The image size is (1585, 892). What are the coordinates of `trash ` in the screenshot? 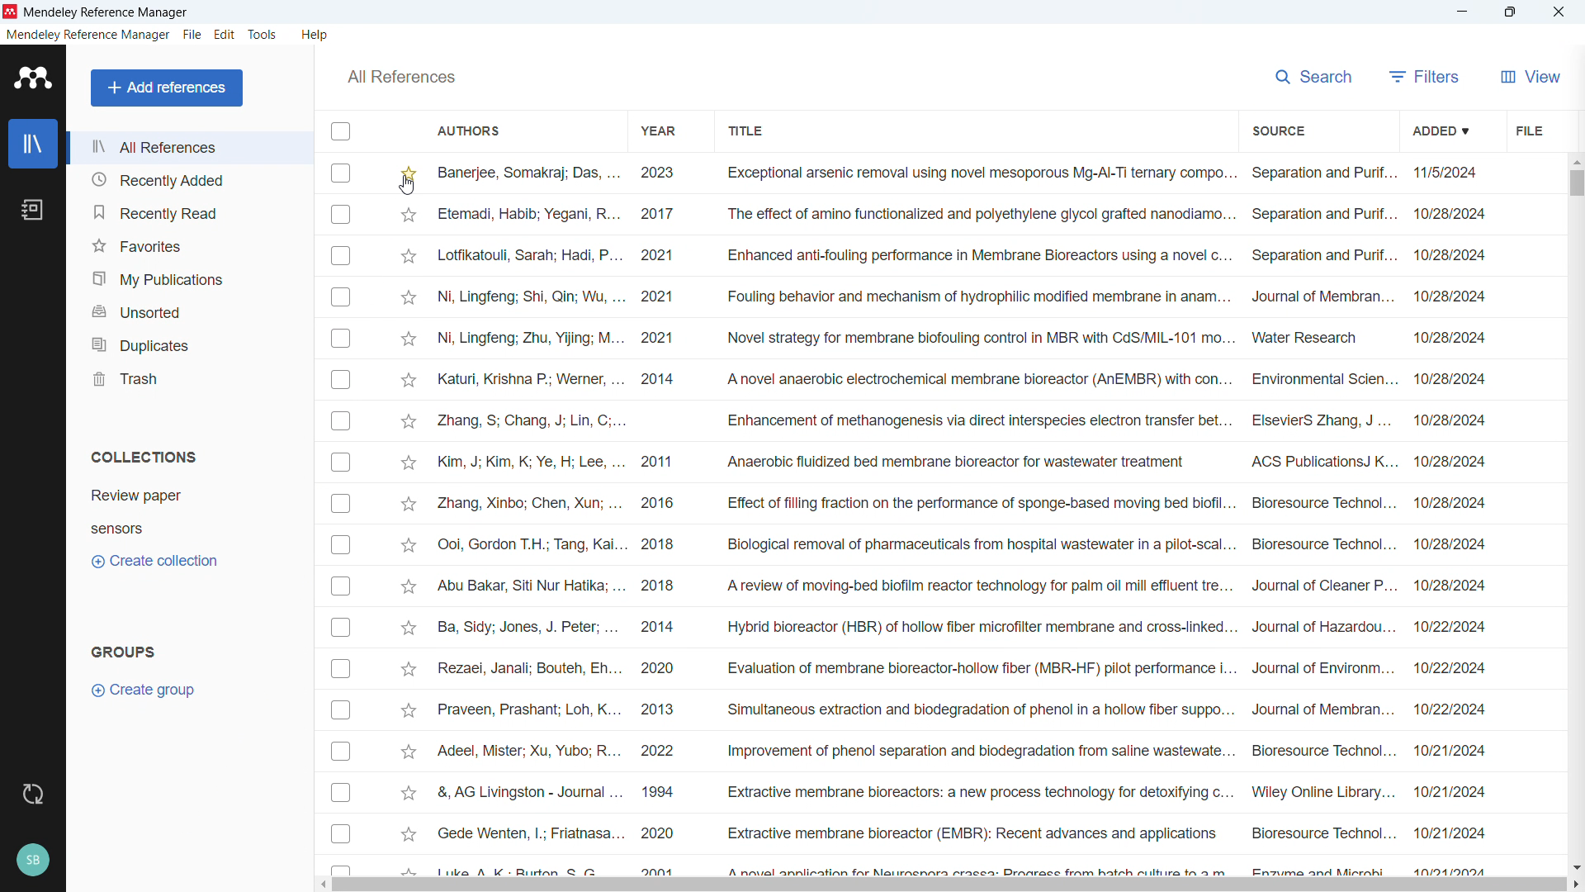 It's located at (190, 377).